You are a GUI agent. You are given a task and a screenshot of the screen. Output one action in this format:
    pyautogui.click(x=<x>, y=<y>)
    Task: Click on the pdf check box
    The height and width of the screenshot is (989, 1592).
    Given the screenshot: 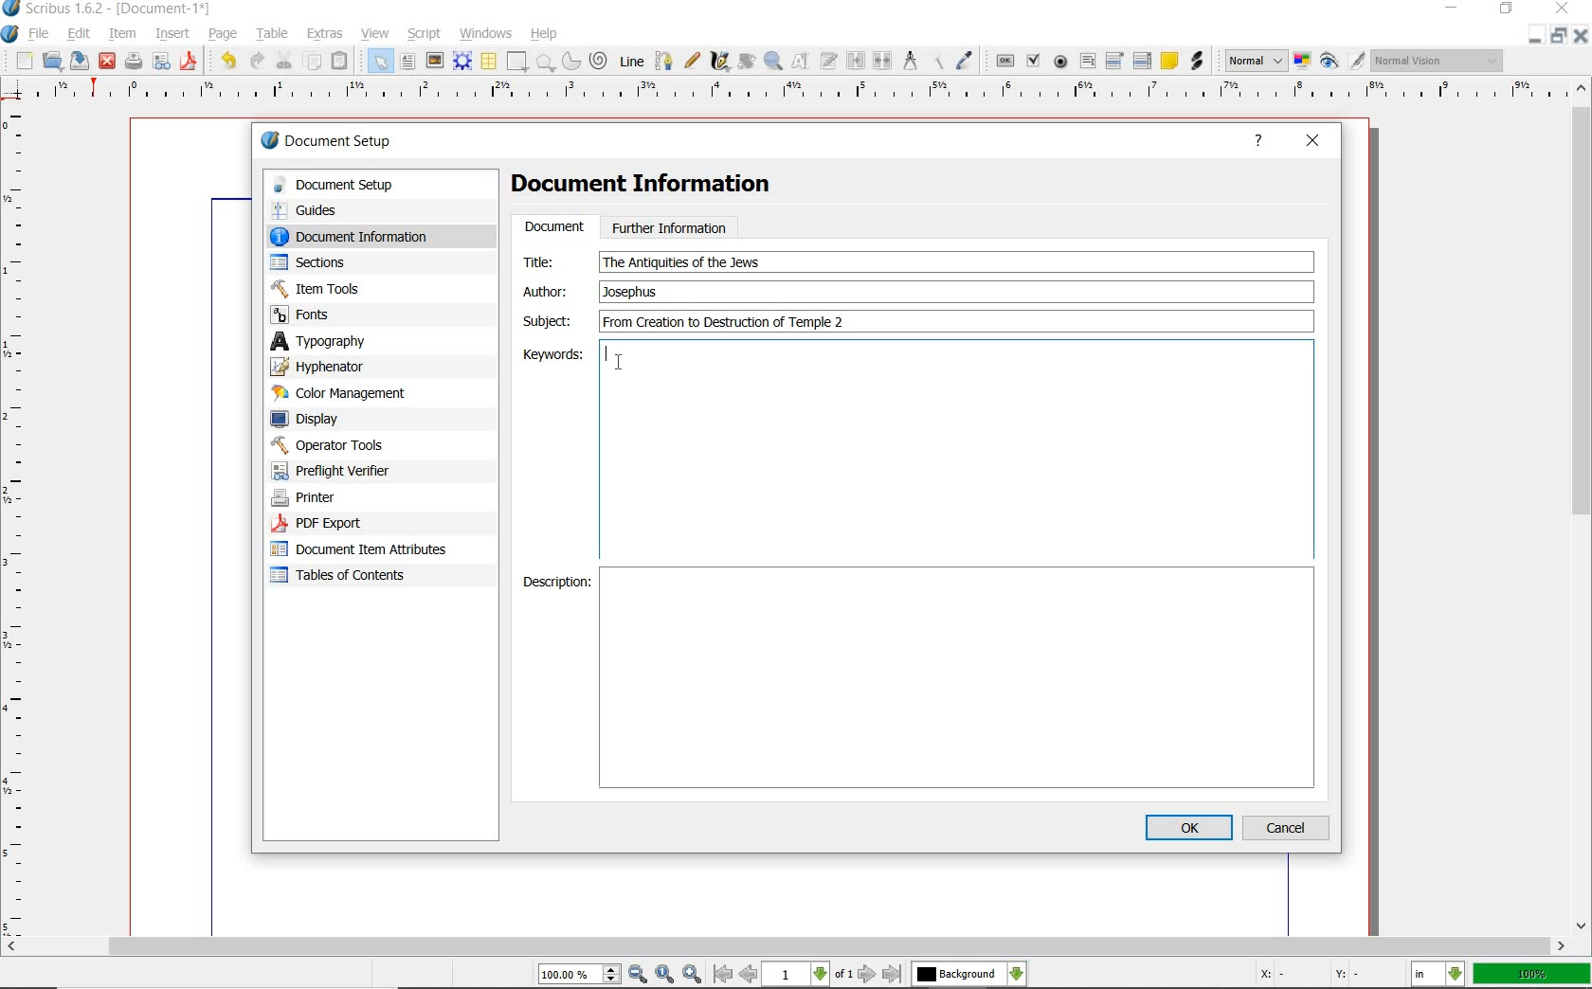 What is the action you would take?
    pyautogui.click(x=1035, y=60)
    